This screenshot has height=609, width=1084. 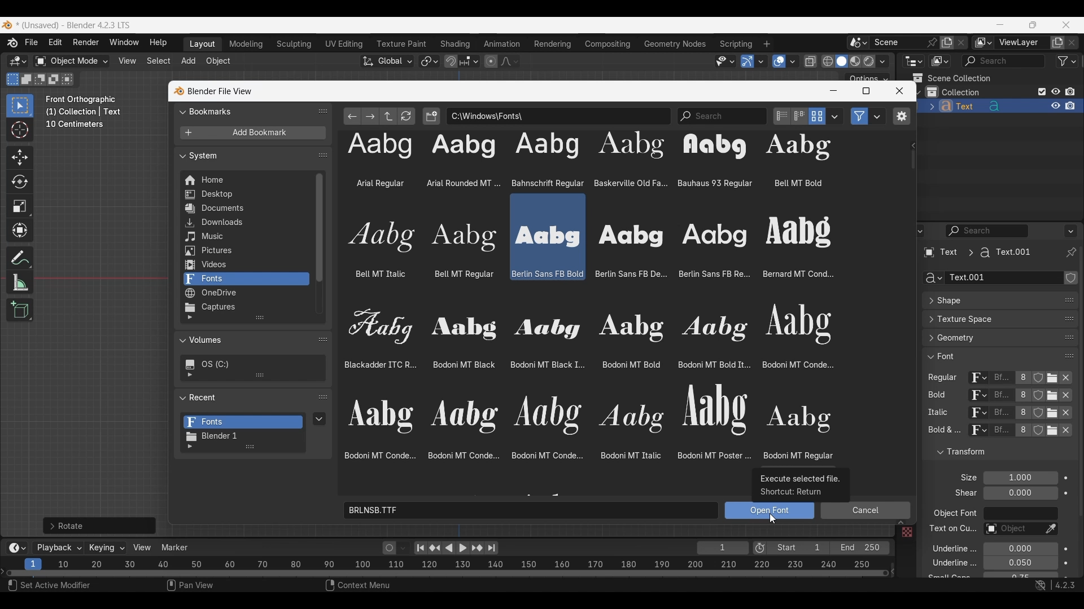 What do you see at coordinates (901, 523) in the screenshot?
I see `Expand View/Select` at bounding box center [901, 523].